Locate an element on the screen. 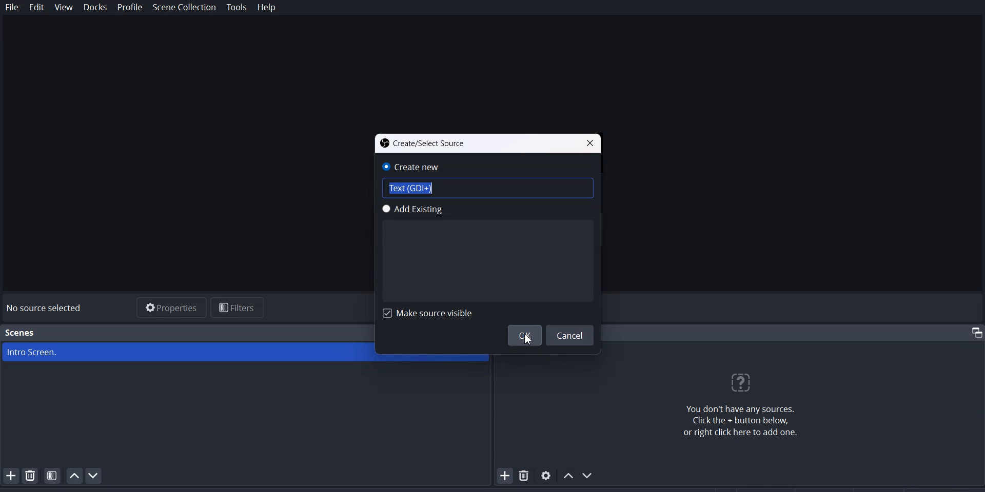 This screenshot has height=492, width=985. Tools is located at coordinates (237, 8).